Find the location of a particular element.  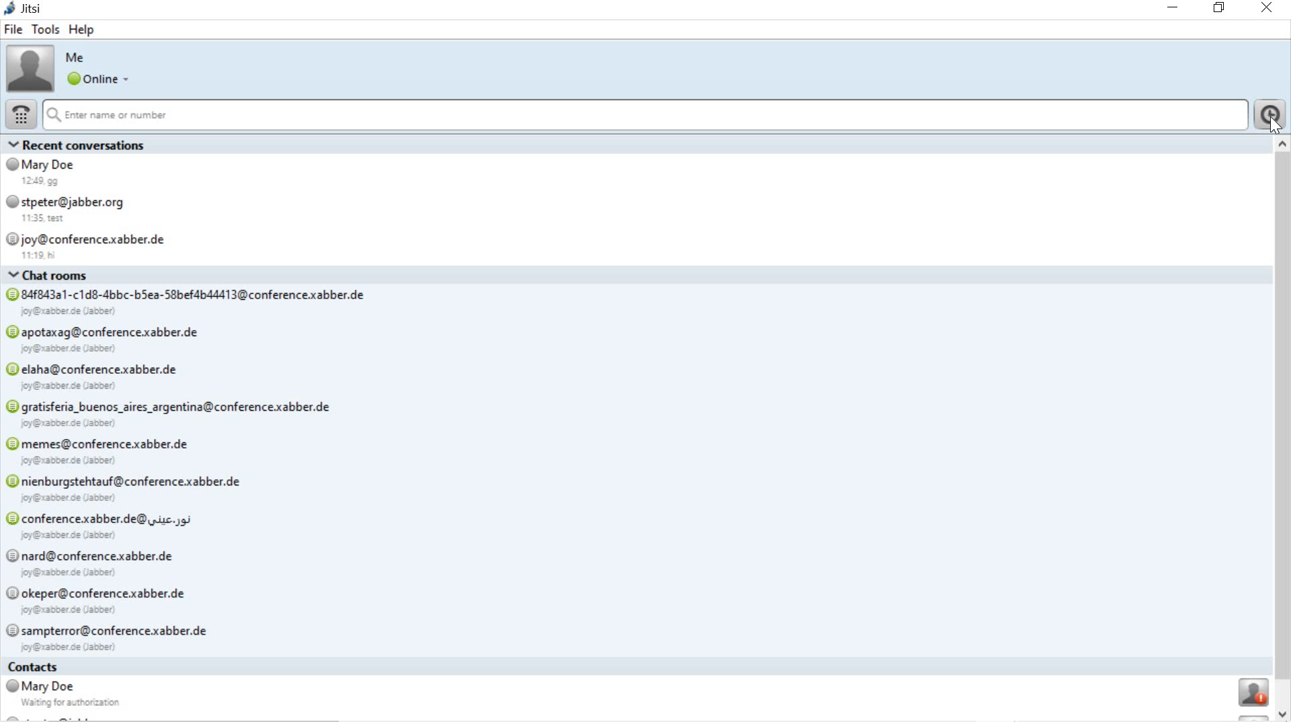

restore down is located at coordinates (1222, 8).